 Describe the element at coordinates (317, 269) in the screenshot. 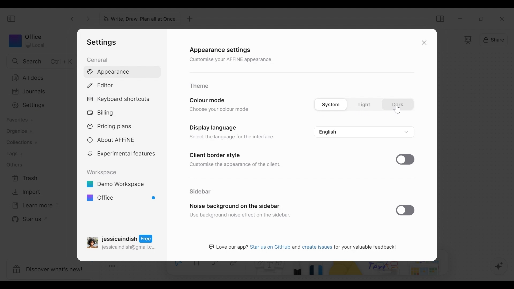

I see `Eraser` at that location.